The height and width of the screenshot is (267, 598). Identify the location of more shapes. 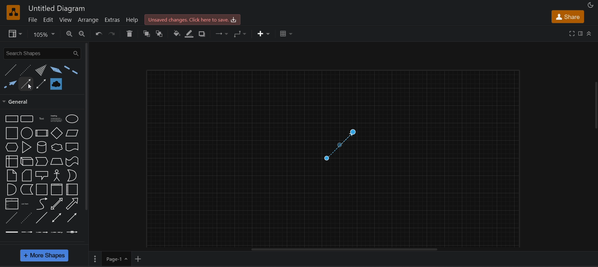
(45, 256).